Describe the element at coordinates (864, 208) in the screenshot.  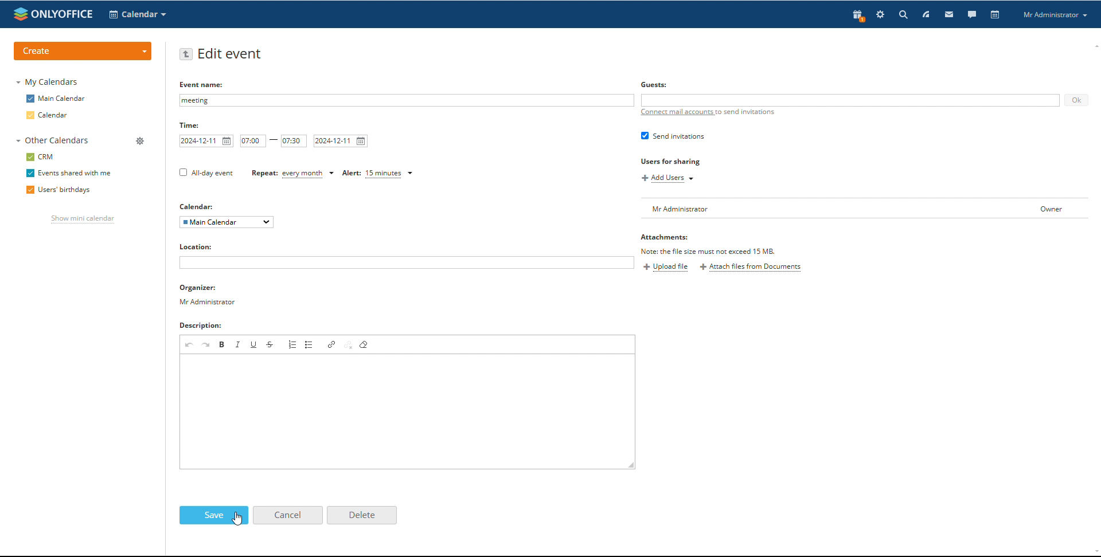
I see `user list` at that location.